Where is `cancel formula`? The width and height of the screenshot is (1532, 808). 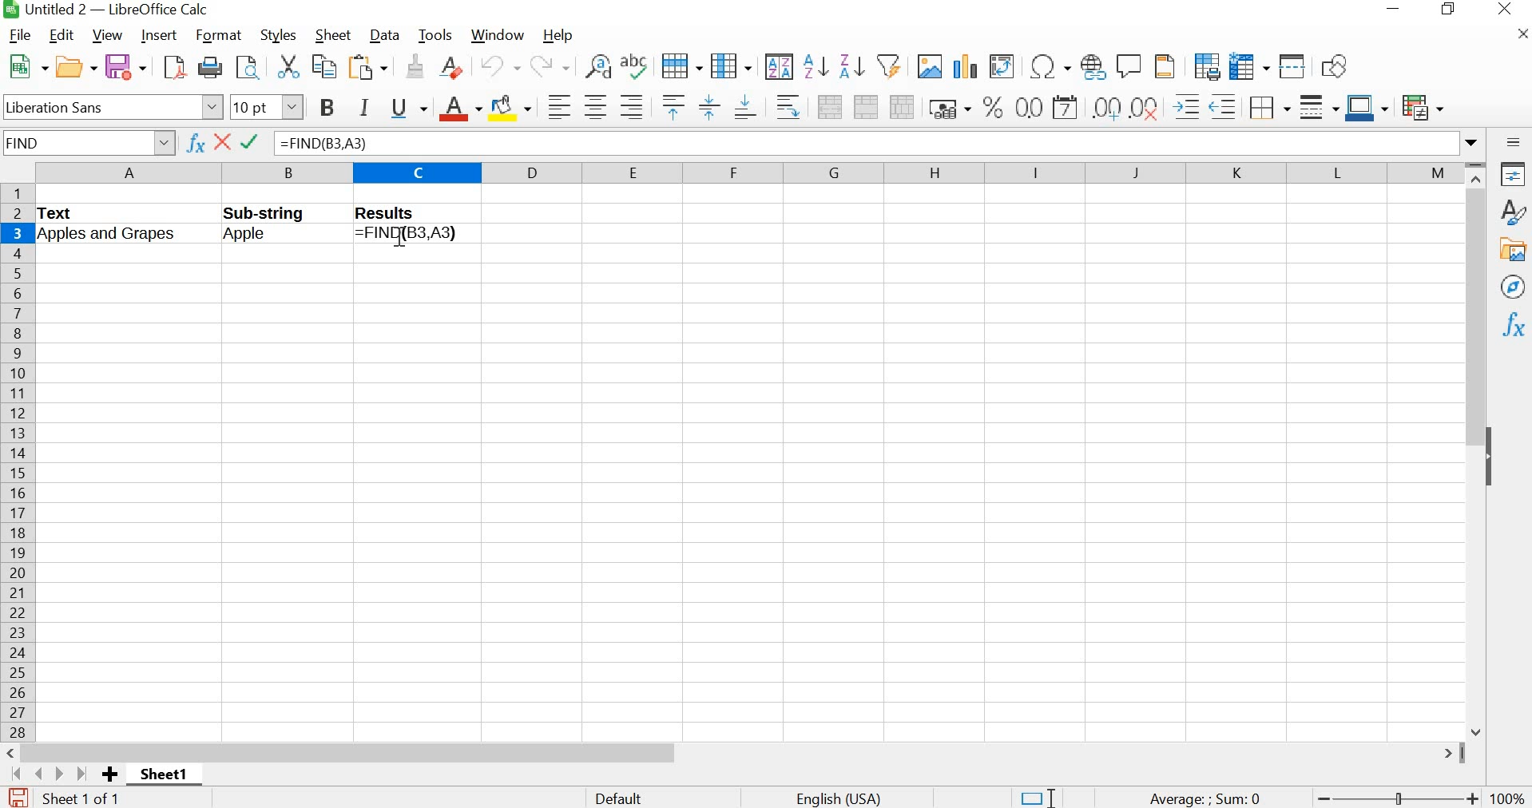 cancel formula is located at coordinates (223, 144).